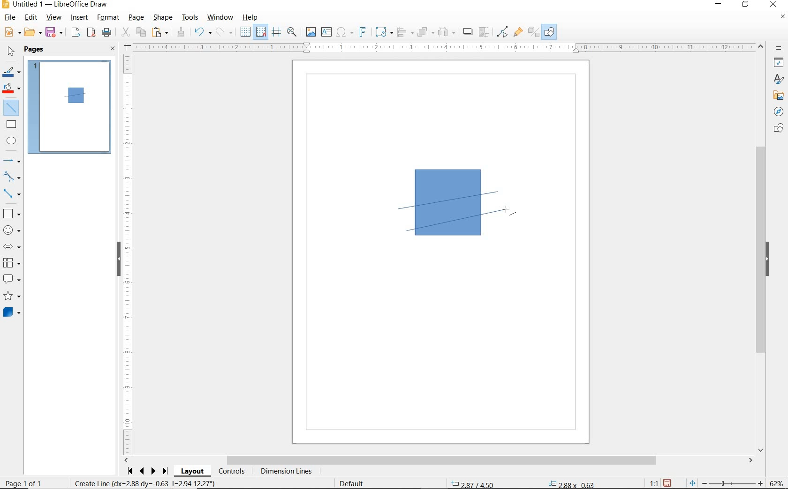 The height and width of the screenshot is (489, 788). What do you see at coordinates (137, 18) in the screenshot?
I see `PAGE` at bounding box center [137, 18].